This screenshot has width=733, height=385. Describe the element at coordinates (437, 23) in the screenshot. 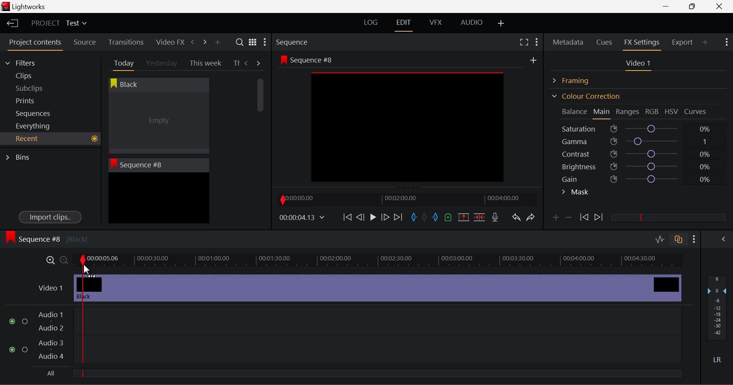

I see `VFX Layout` at that location.